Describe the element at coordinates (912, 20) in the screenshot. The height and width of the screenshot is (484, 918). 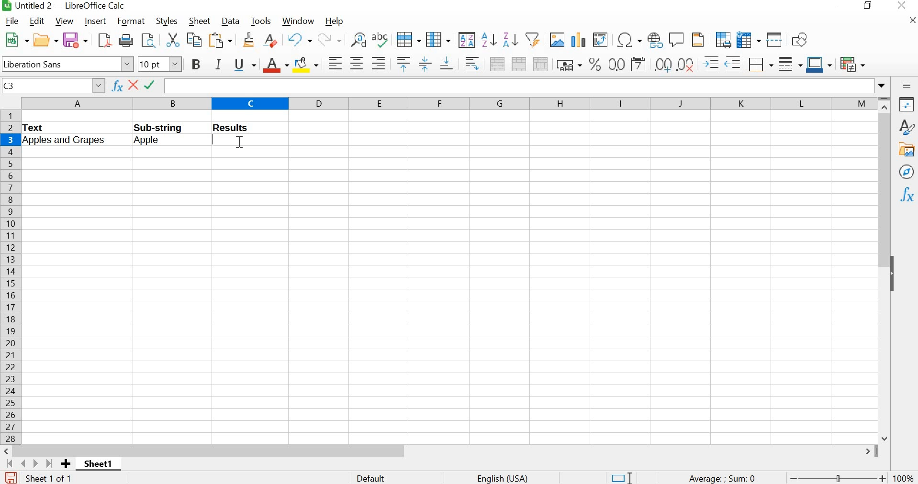
I see `close document` at that location.